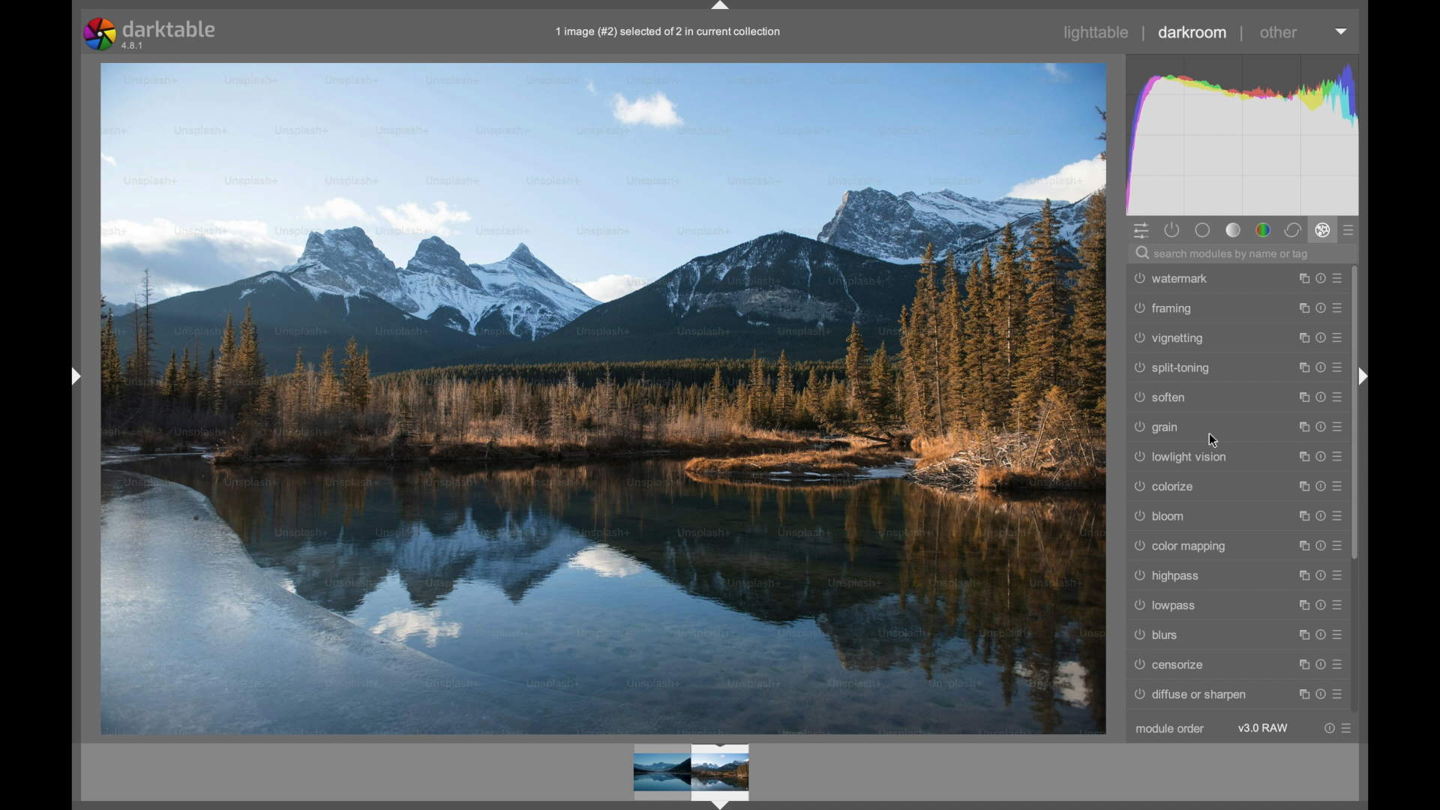 The height and width of the screenshot is (810, 1440). I want to click on reset parameters, so click(1321, 337).